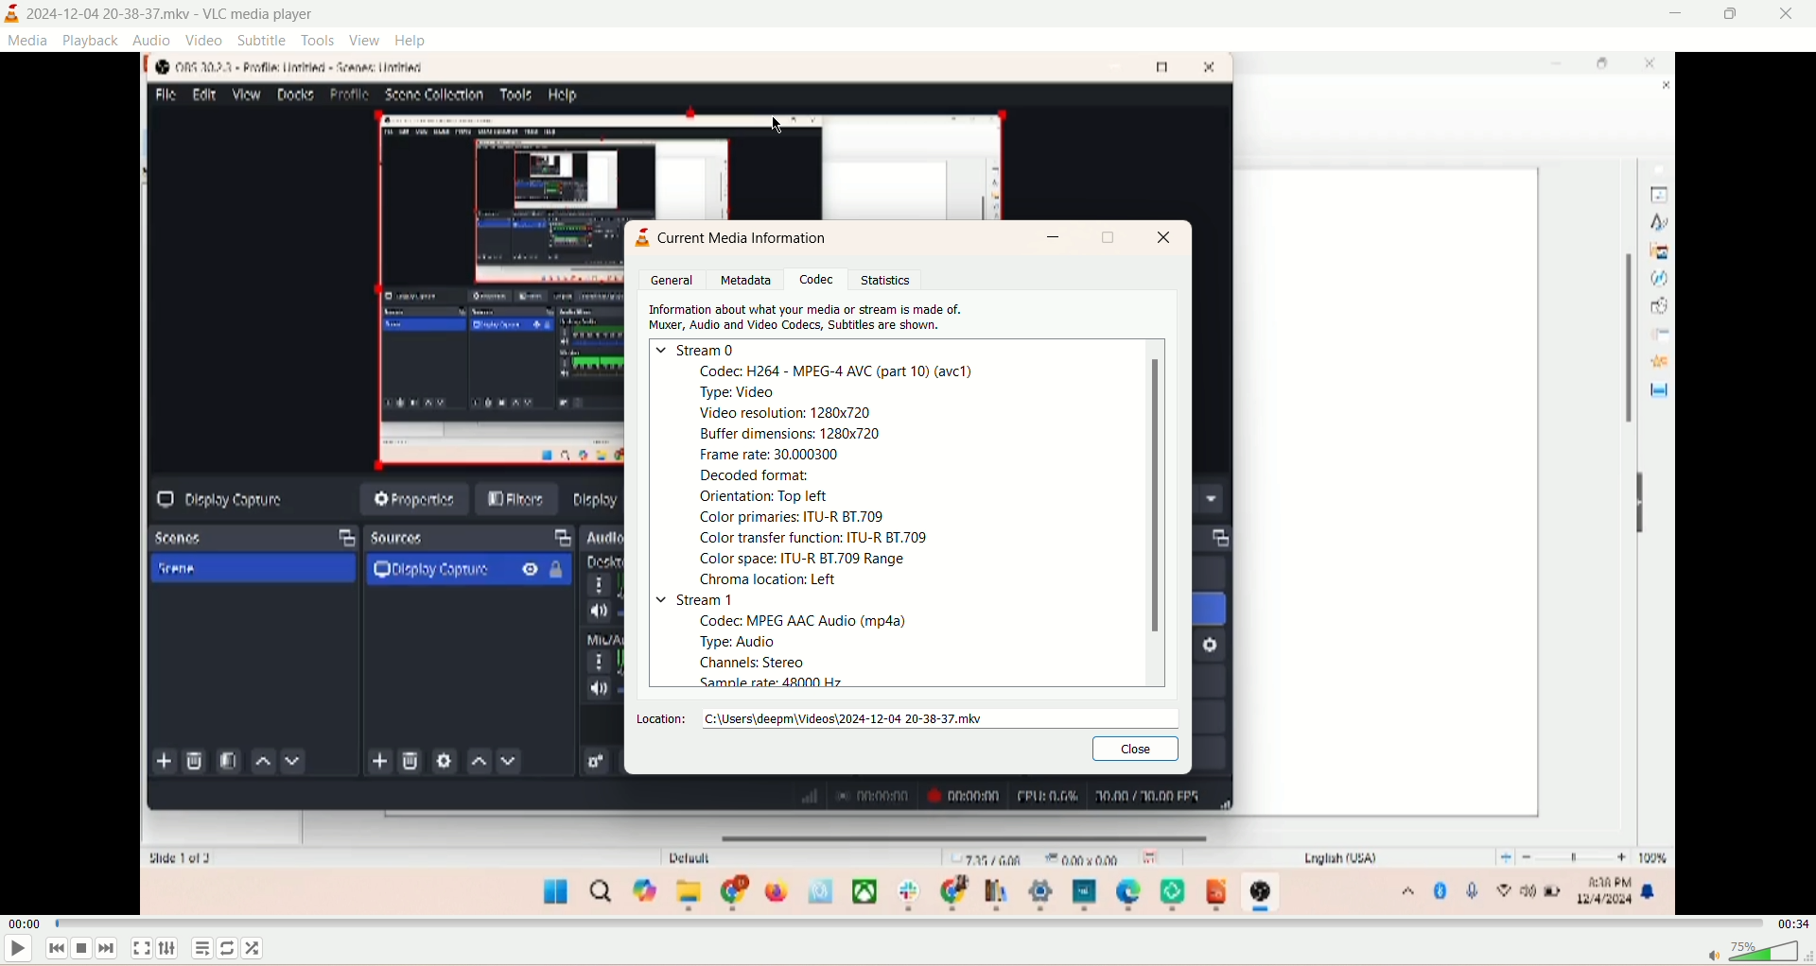 This screenshot has height=966, width=1816. Describe the element at coordinates (640, 242) in the screenshot. I see `logo` at that location.